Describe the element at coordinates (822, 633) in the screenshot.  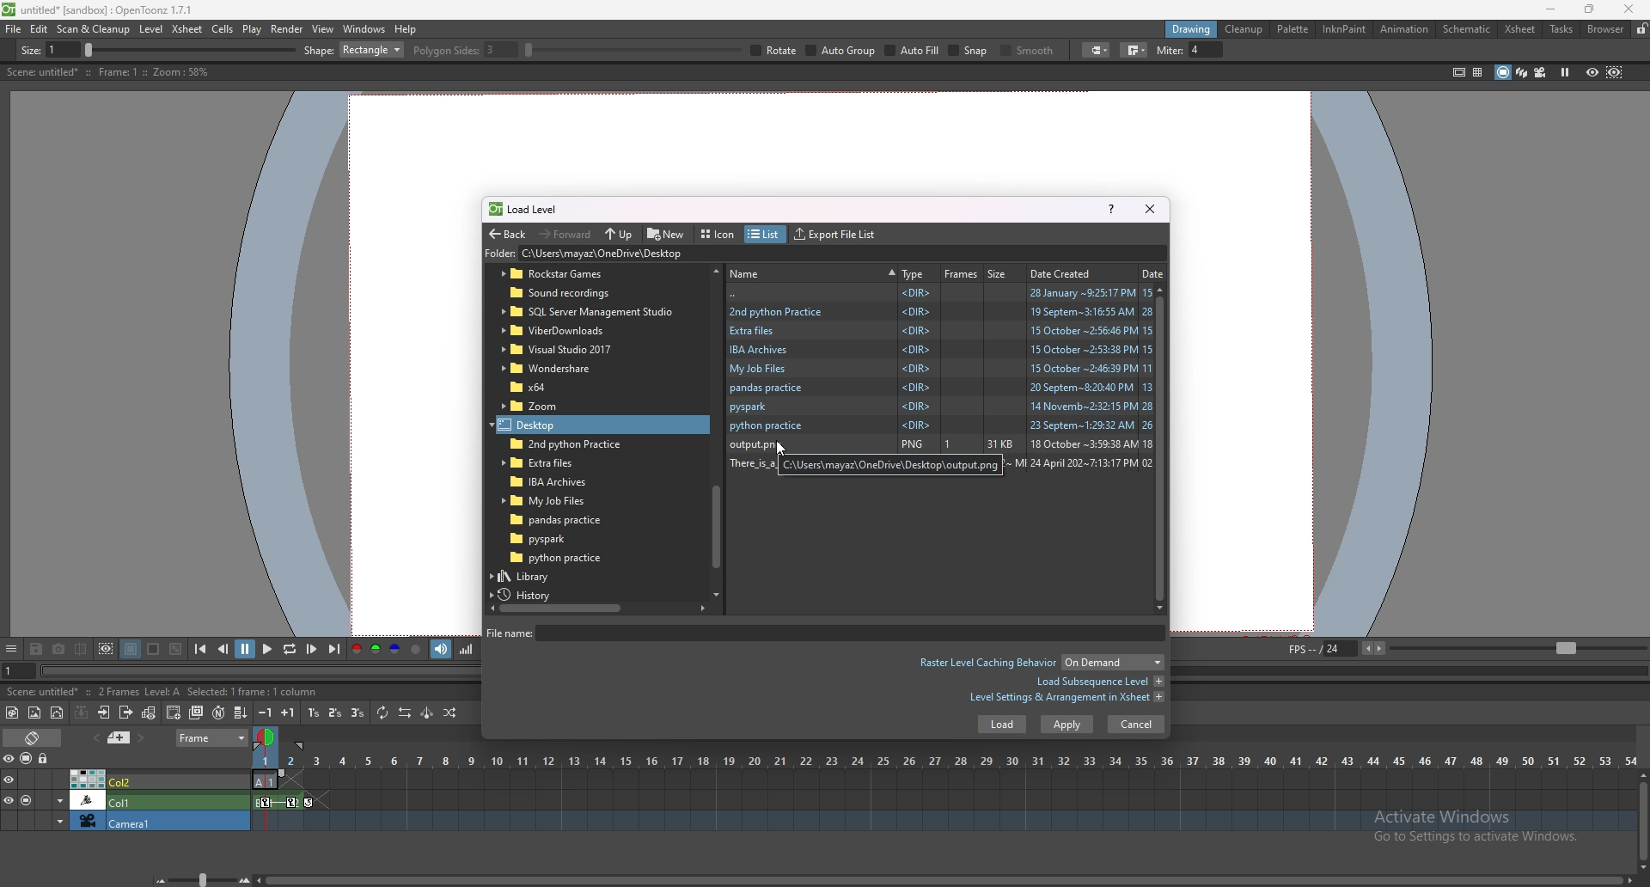
I see `file name` at that location.